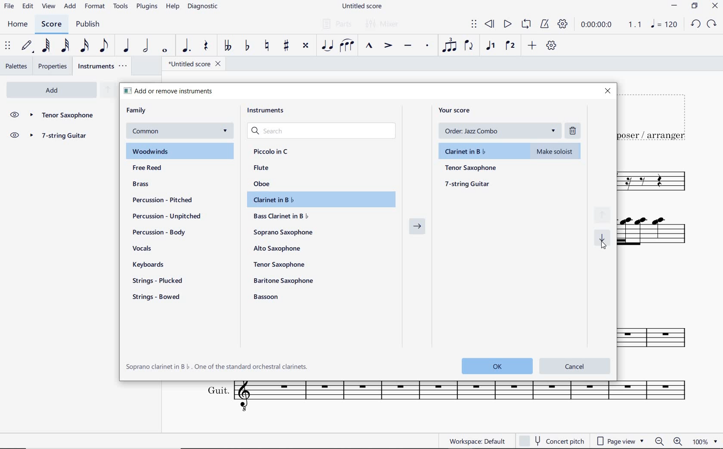 Image resolution: width=723 pixels, height=449 pixels. What do you see at coordinates (263, 184) in the screenshot?
I see `oboe` at bounding box center [263, 184].